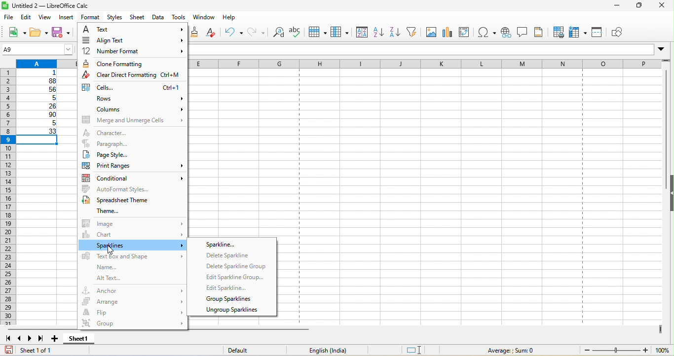  What do you see at coordinates (132, 120) in the screenshot?
I see `merge unmerge cells` at bounding box center [132, 120].